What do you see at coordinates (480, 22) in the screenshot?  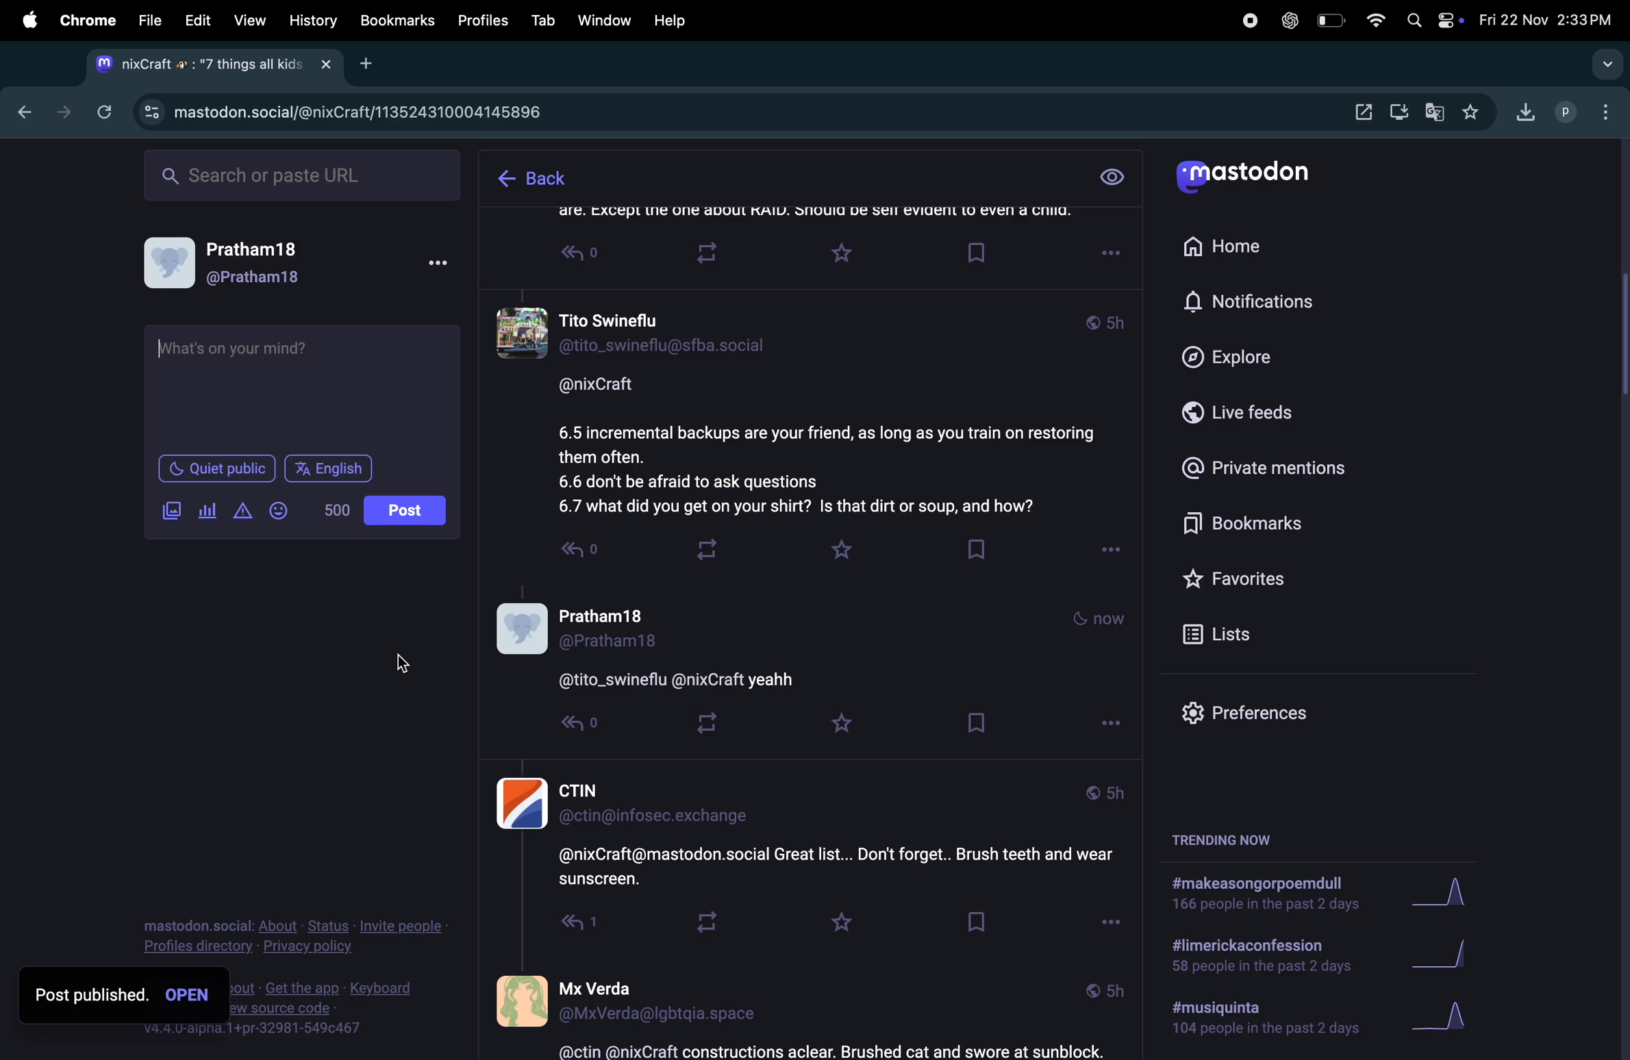 I see `profiles` at bounding box center [480, 22].